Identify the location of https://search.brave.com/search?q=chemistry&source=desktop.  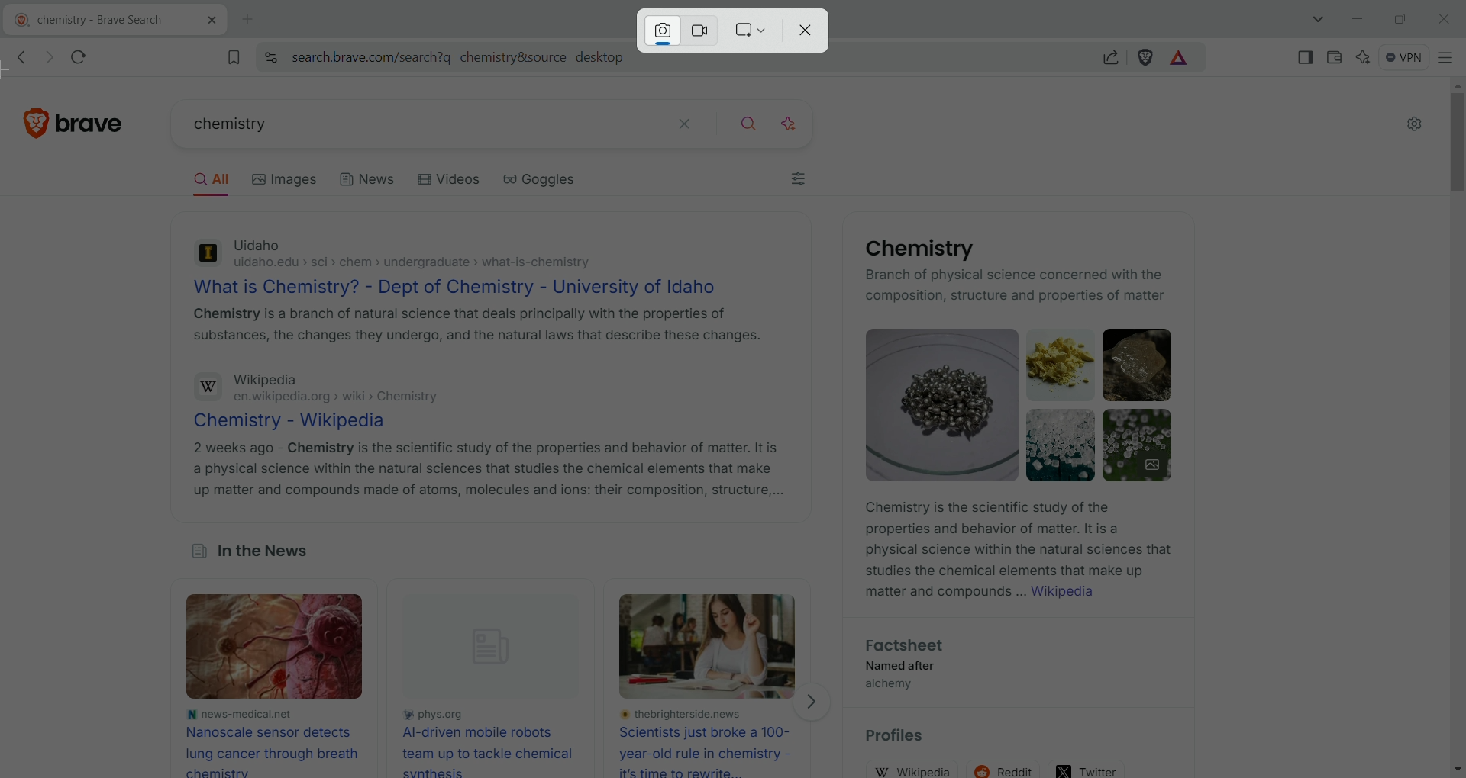
(457, 58).